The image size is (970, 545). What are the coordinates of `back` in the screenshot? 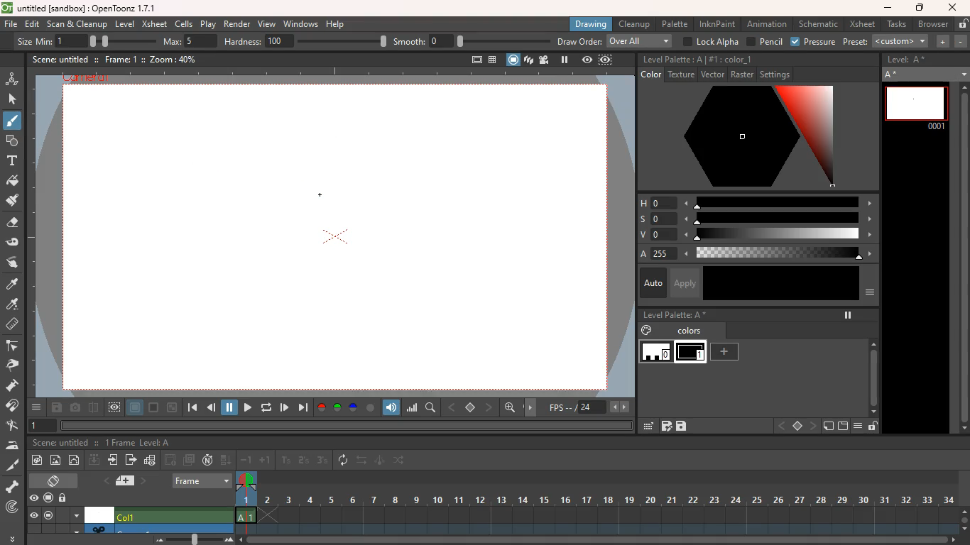 It's located at (453, 406).